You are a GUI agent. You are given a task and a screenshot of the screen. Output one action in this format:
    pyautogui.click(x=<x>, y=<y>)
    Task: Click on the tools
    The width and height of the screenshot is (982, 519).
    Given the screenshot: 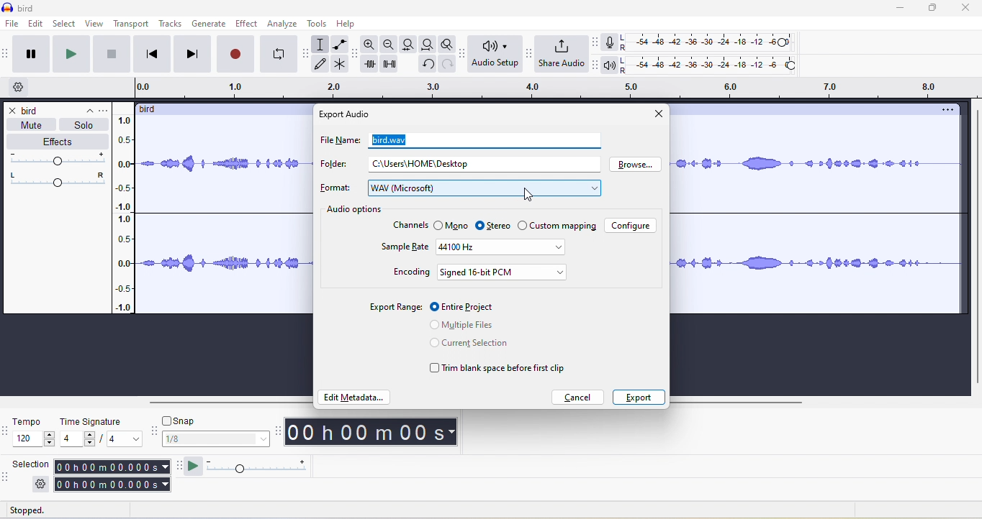 What is the action you would take?
    pyautogui.click(x=320, y=25)
    